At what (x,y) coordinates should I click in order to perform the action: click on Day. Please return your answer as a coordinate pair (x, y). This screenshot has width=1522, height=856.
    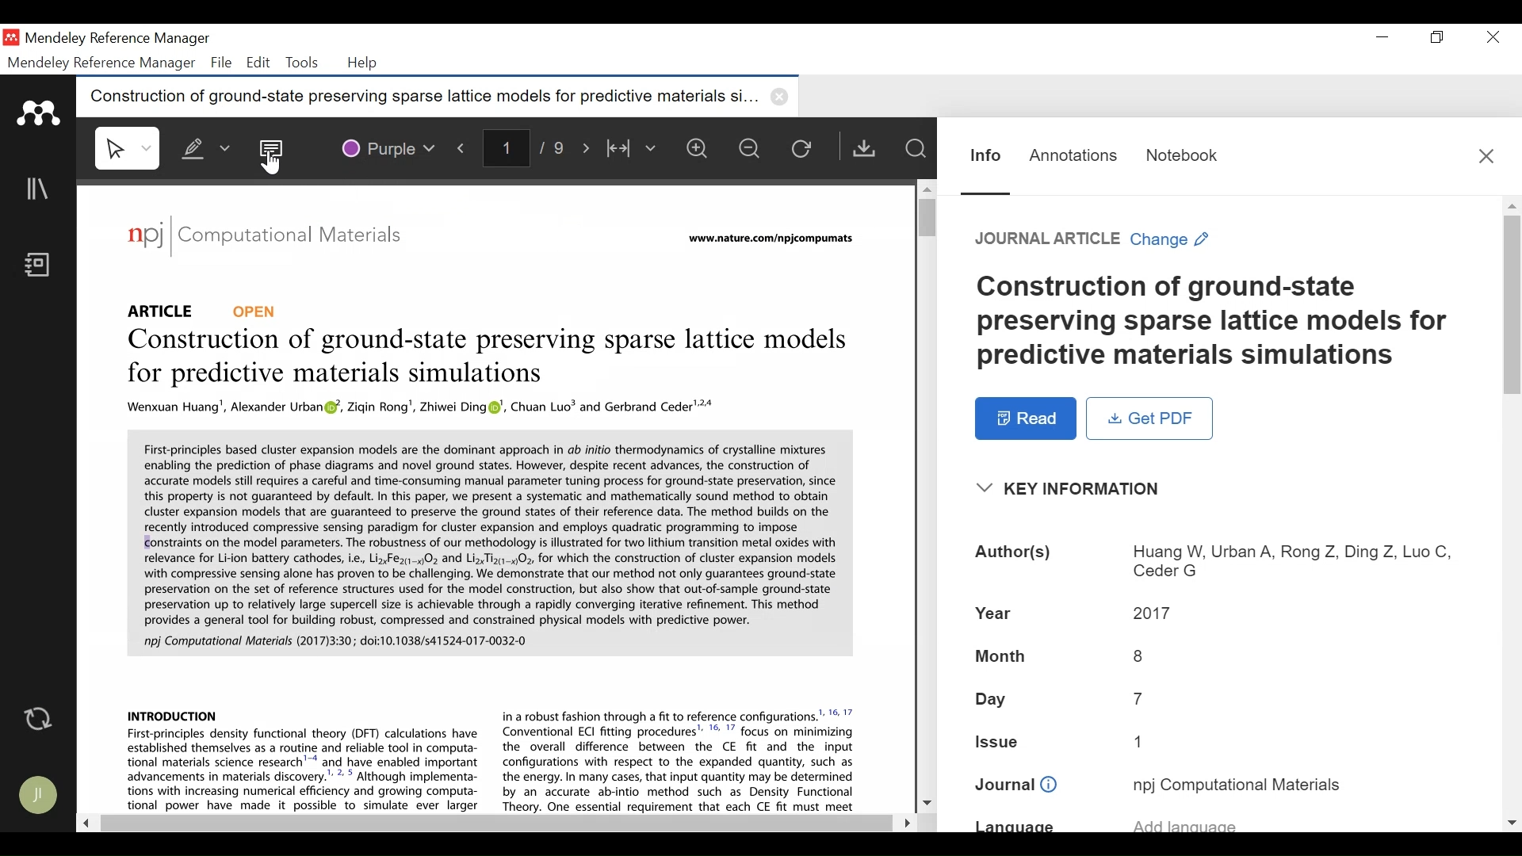
    Looking at the image, I should click on (1218, 701).